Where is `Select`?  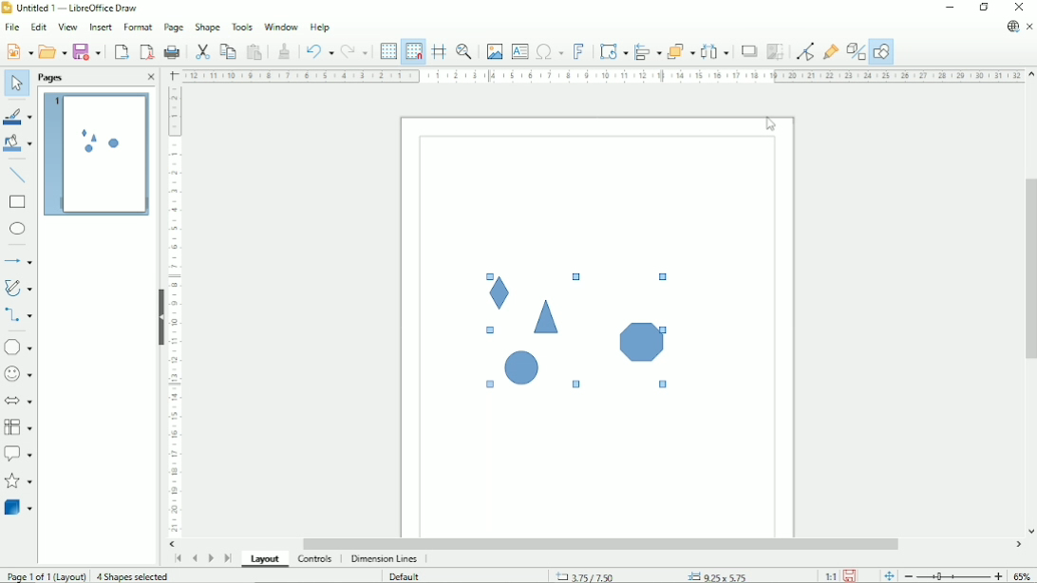 Select is located at coordinates (14, 83).